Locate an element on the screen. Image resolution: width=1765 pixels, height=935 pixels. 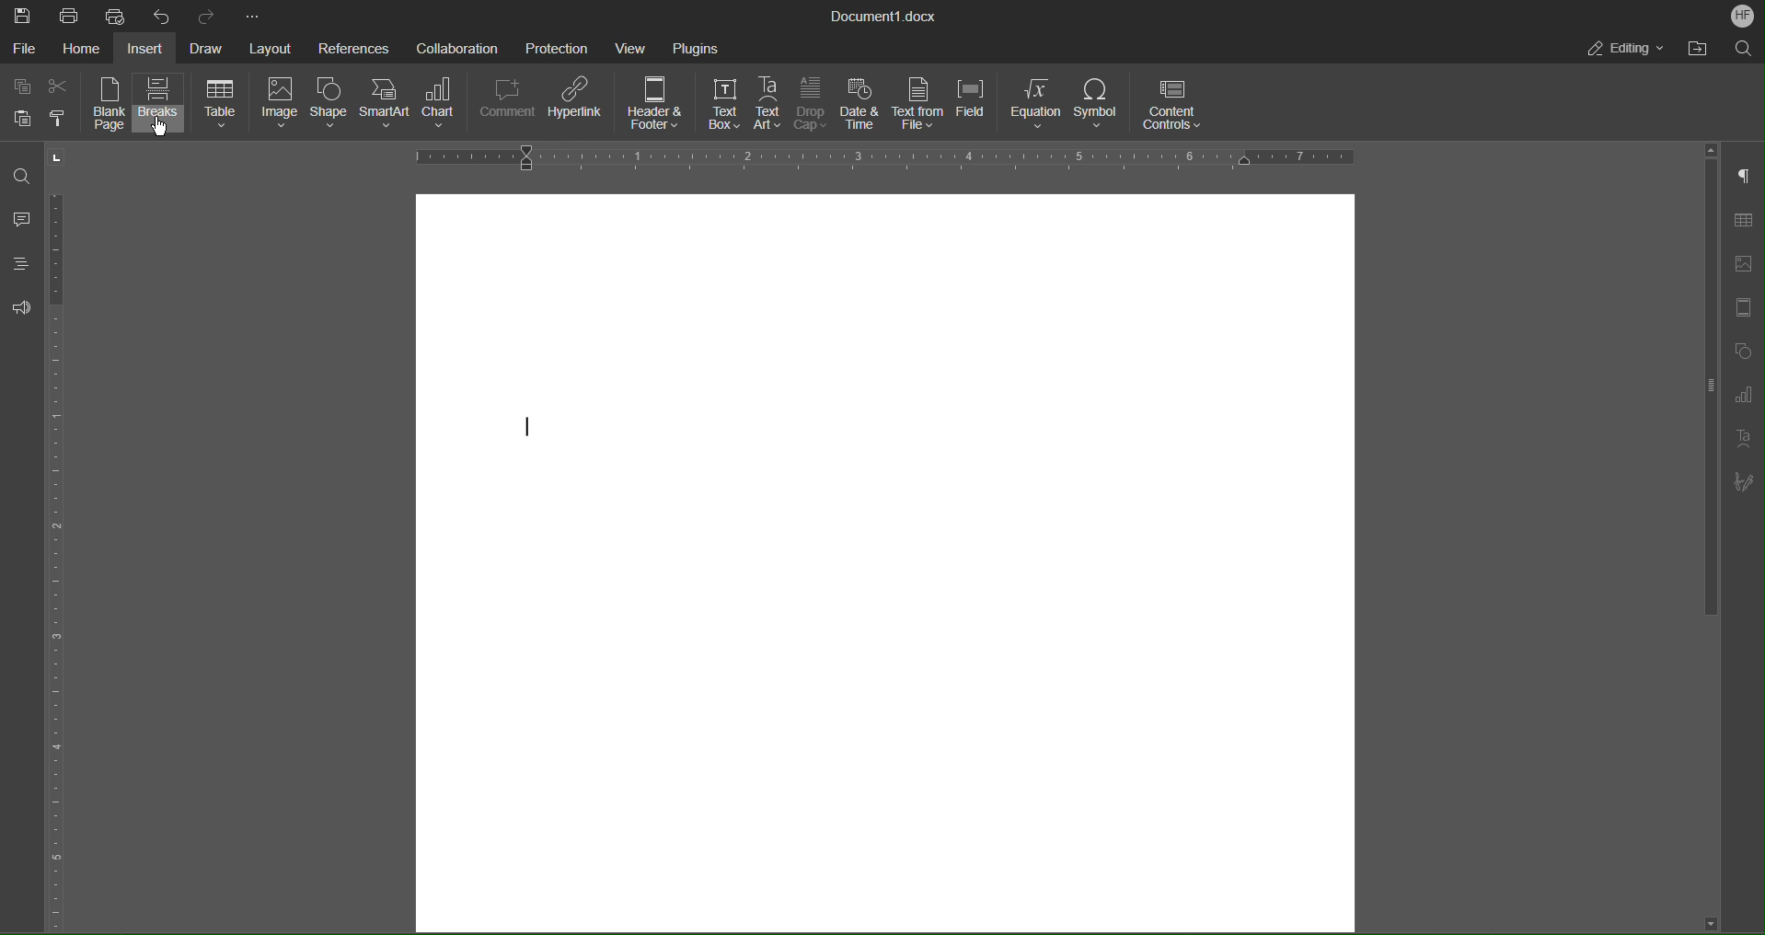
Symbol is located at coordinates (1097, 105).